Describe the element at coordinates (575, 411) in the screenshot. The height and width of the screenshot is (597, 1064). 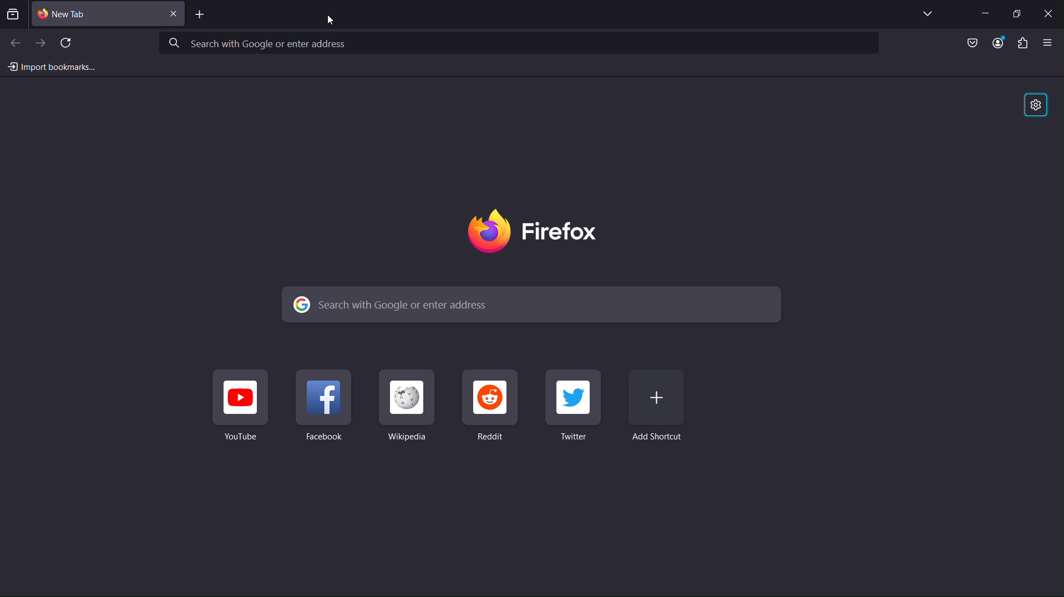
I see `Twitter Shortcut` at that location.